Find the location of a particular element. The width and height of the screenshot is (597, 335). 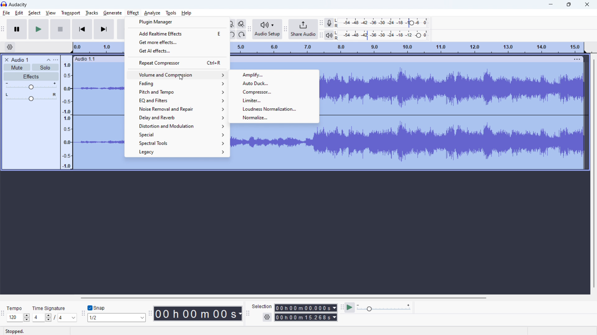

share audio toolbar is located at coordinates (285, 29).